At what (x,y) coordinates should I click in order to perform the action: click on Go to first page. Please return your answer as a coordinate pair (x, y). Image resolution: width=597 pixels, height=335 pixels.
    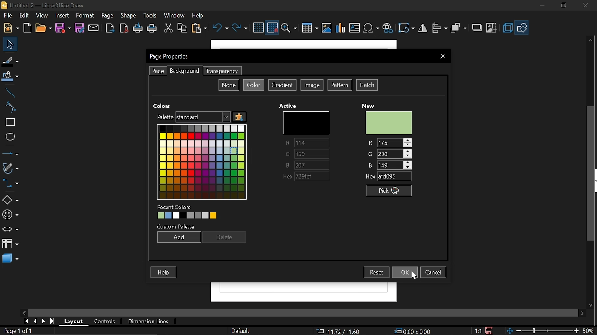
    Looking at the image, I should click on (27, 322).